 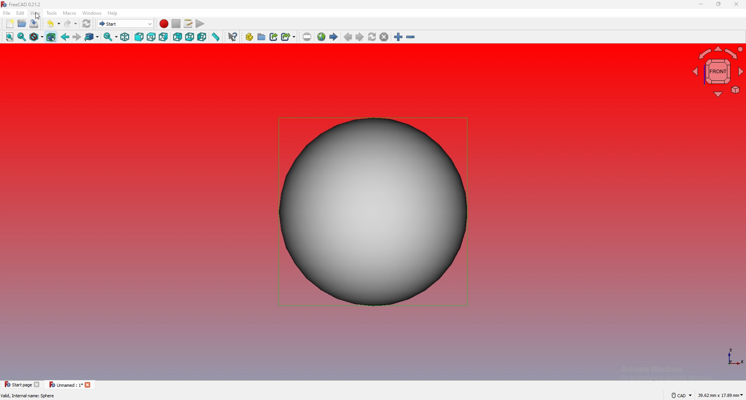 I want to click on sphere, so click(x=374, y=211).